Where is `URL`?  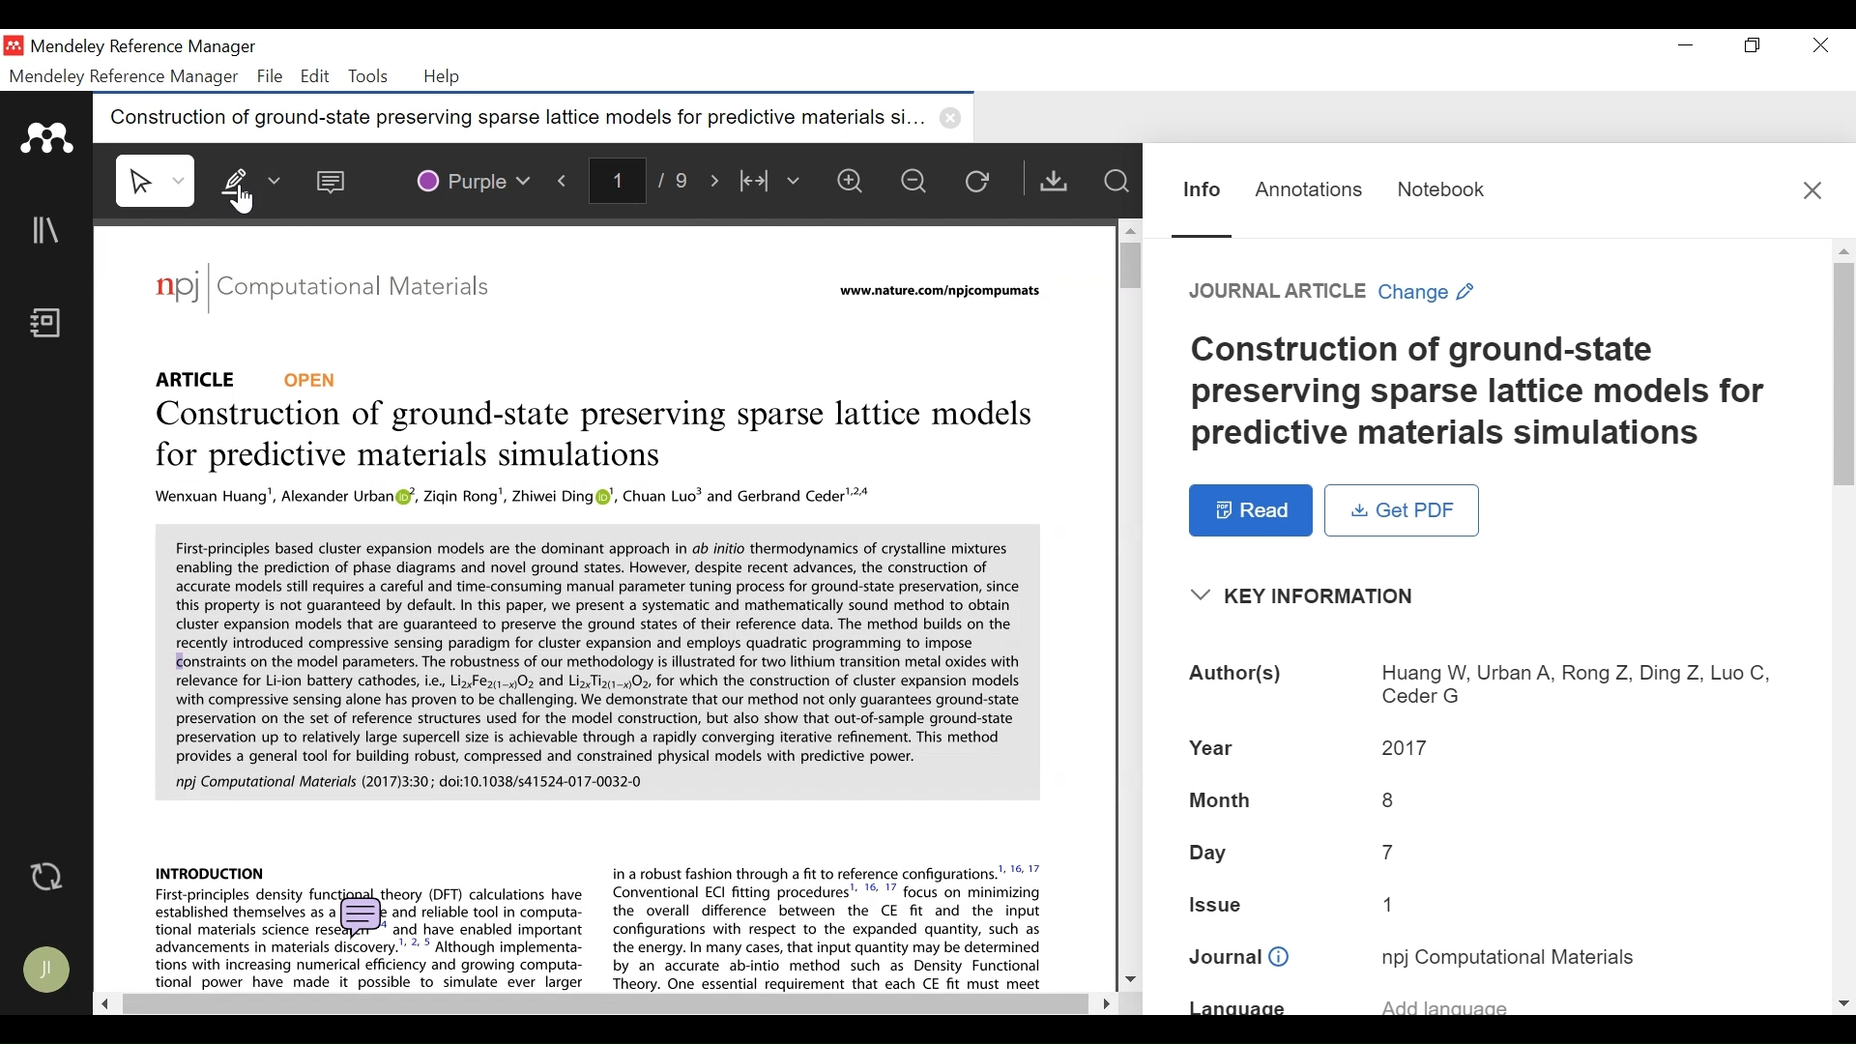
URL is located at coordinates (943, 292).